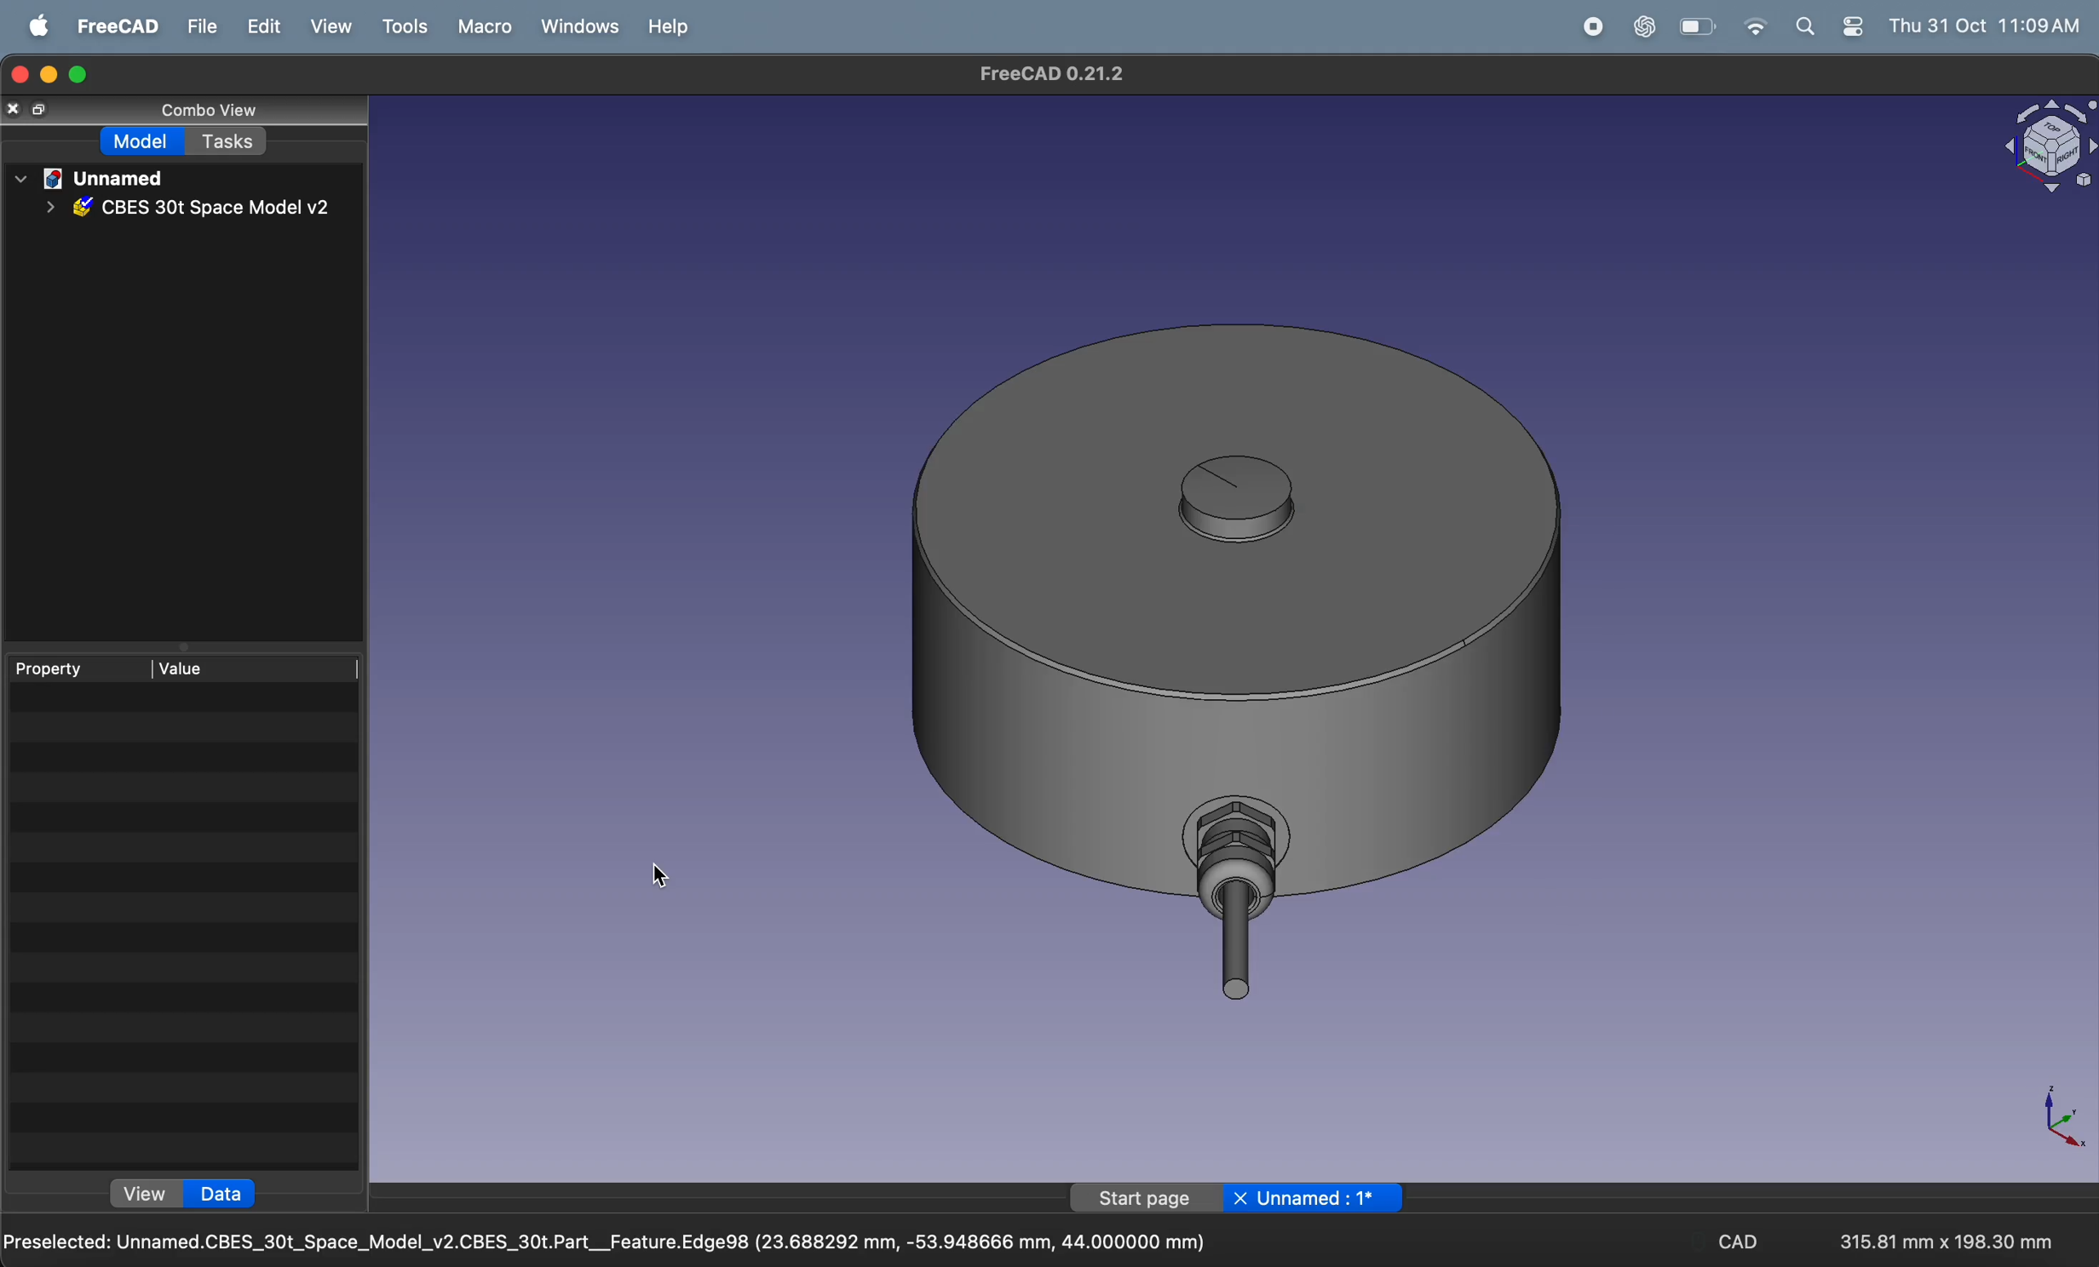 Image resolution: width=2099 pixels, height=1267 pixels. I want to click on windows, so click(583, 27).